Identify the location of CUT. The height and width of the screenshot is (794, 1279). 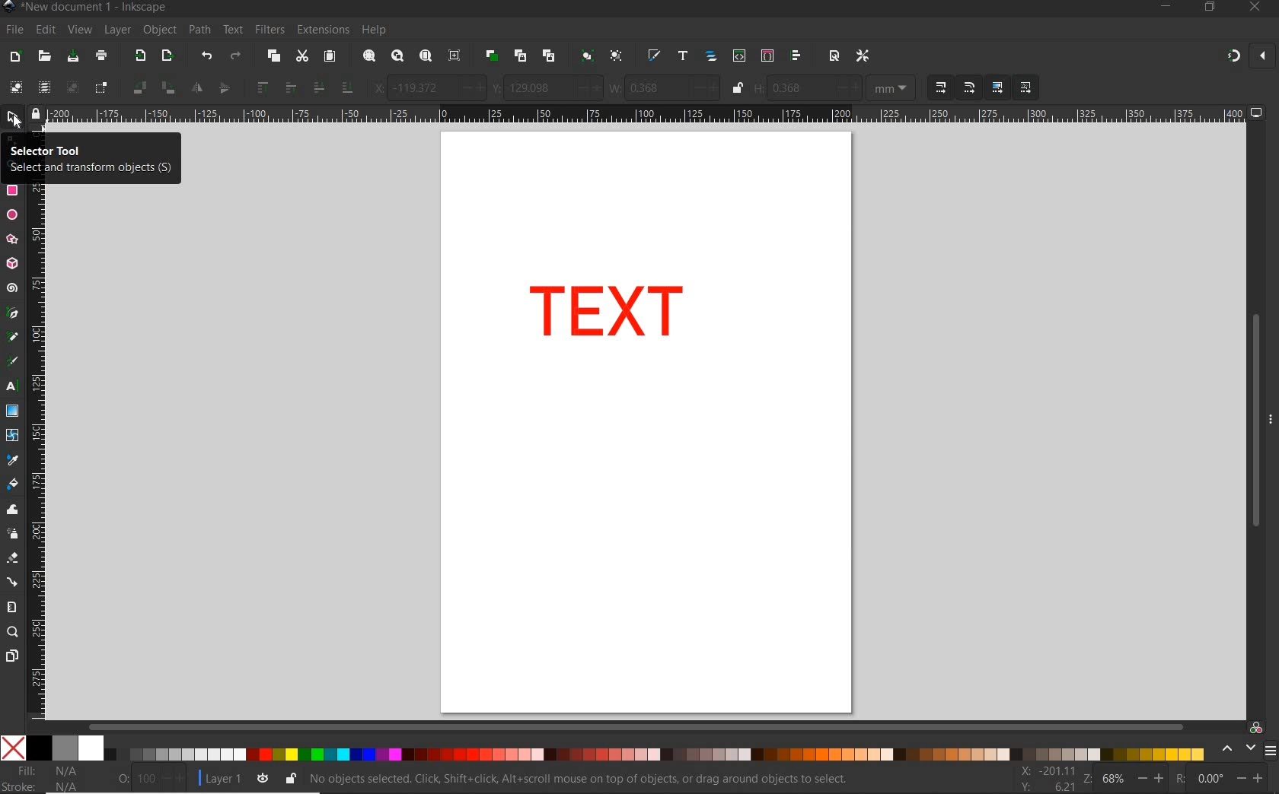
(301, 57).